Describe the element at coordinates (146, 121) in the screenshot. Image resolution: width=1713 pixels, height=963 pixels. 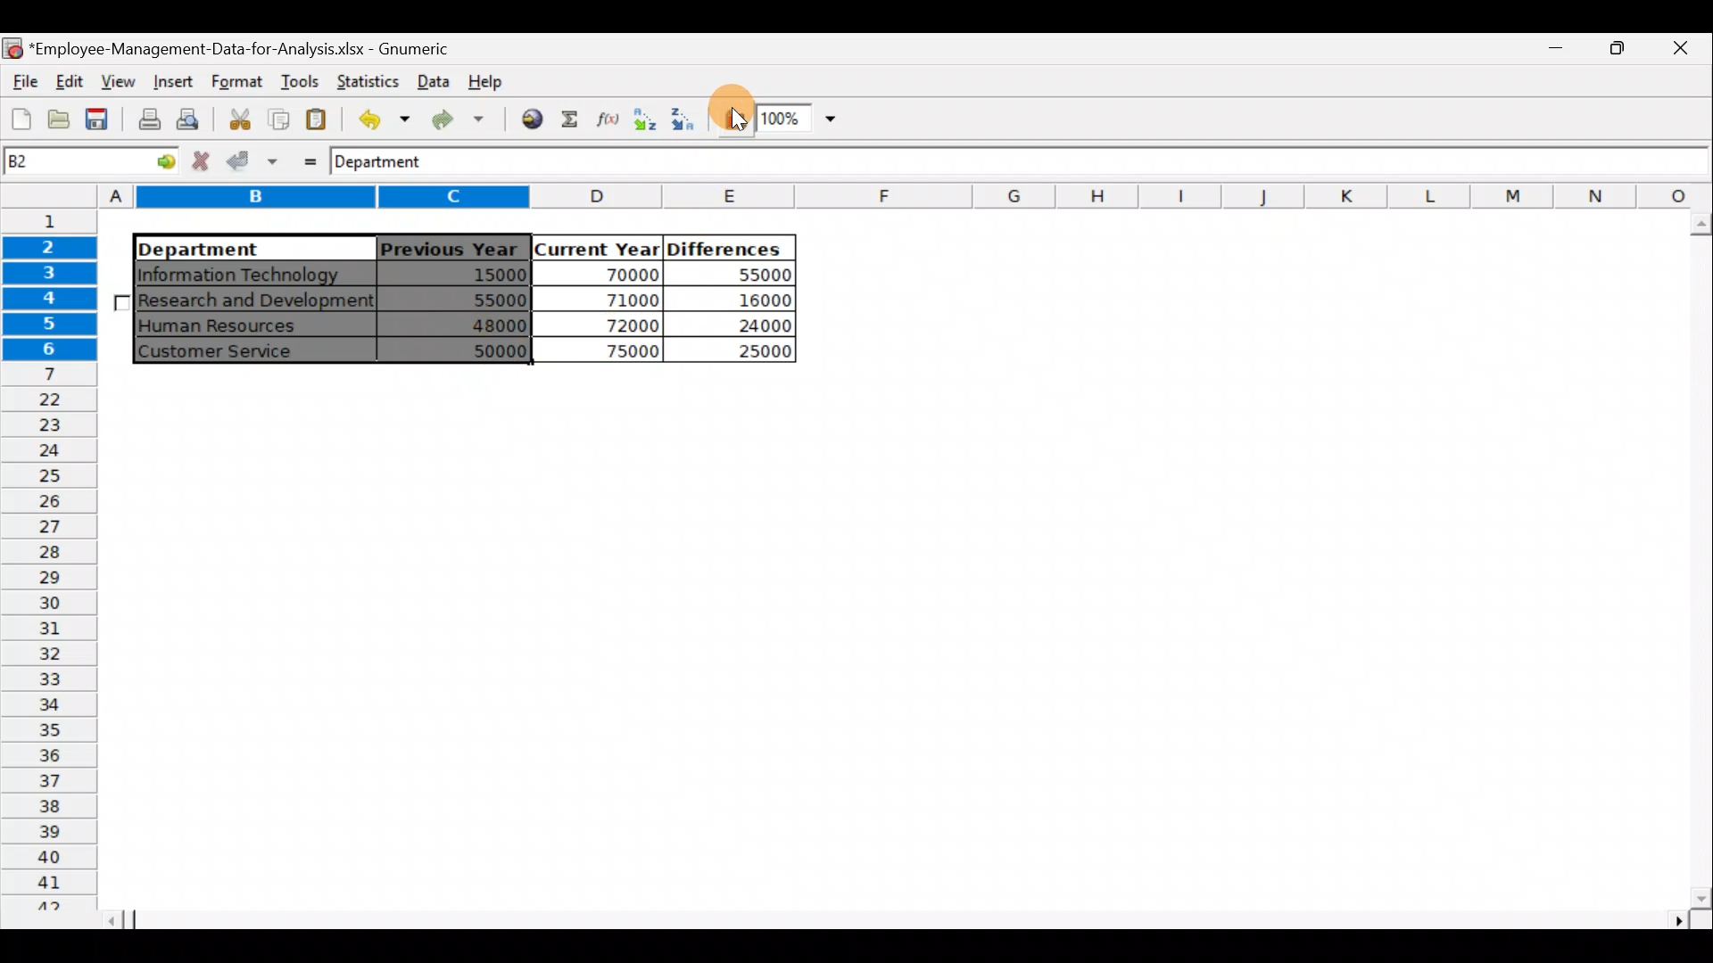
I see `Print current file` at that location.